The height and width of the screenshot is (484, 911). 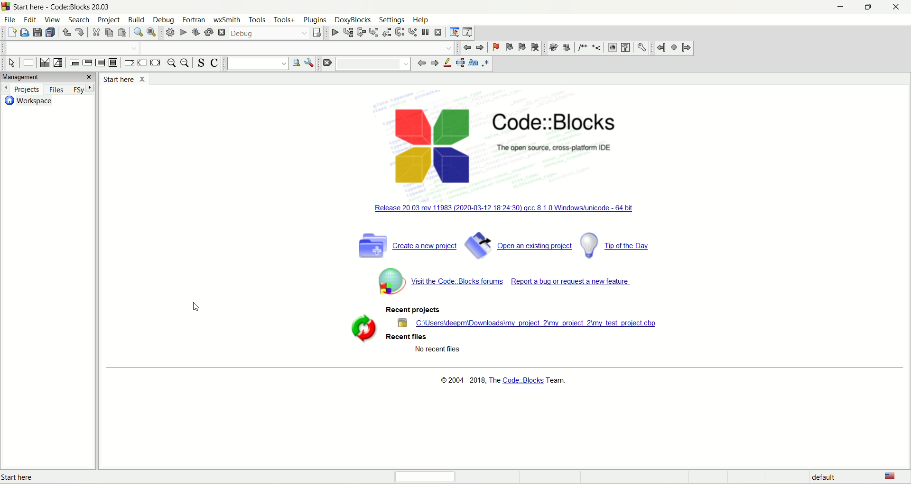 I want to click on wxSmith, so click(x=226, y=20).